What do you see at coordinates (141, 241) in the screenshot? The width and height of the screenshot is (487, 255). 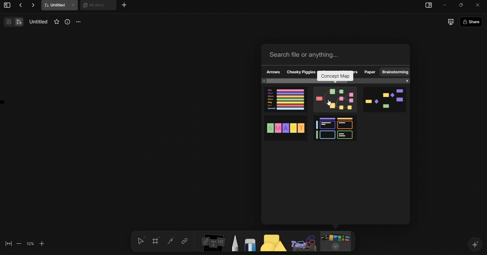 I see `selection tool` at bounding box center [141, 241].